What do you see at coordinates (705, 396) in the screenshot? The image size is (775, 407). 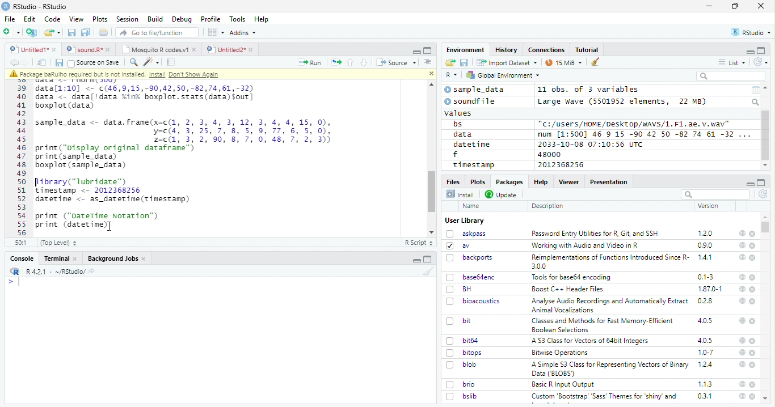 I see `0.3.1` at bounding box center [705, 396].